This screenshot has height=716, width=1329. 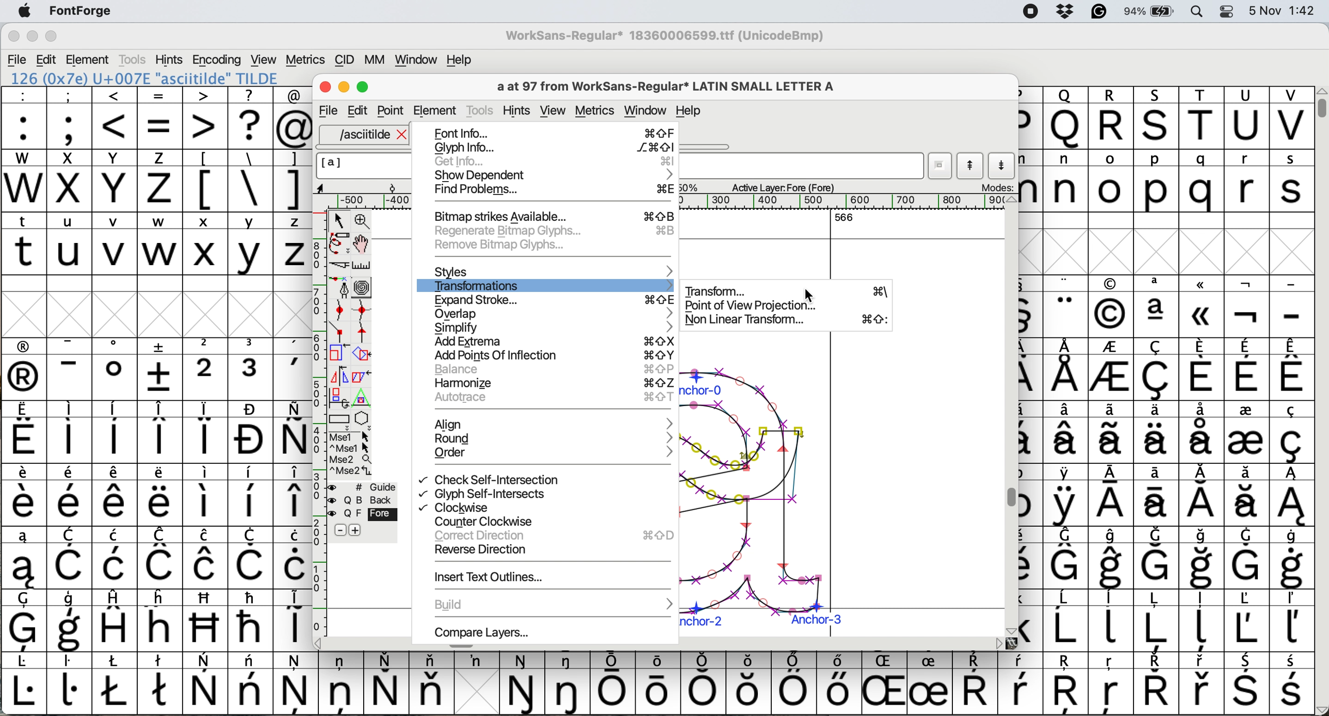 What do you see at coordinates (781, 187) in the screenshot?
I see `active layer` at bounding box center [781, 187].